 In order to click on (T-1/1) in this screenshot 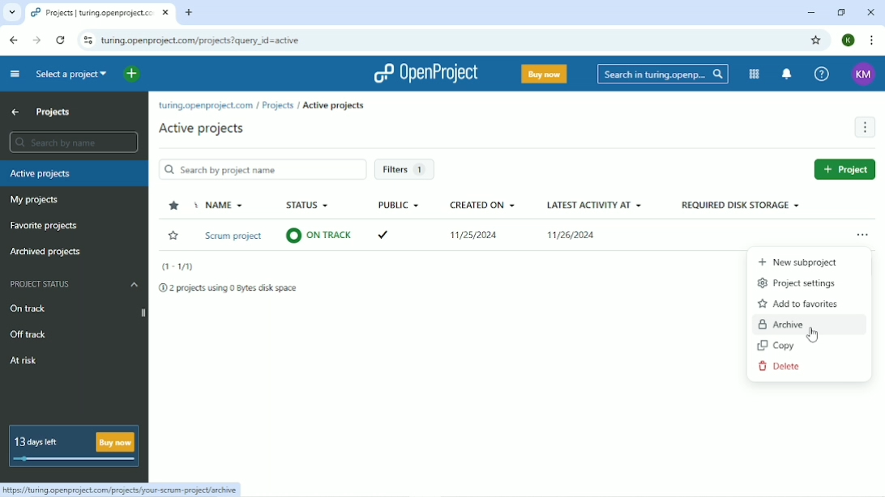, I will do `click(177, 267)`.